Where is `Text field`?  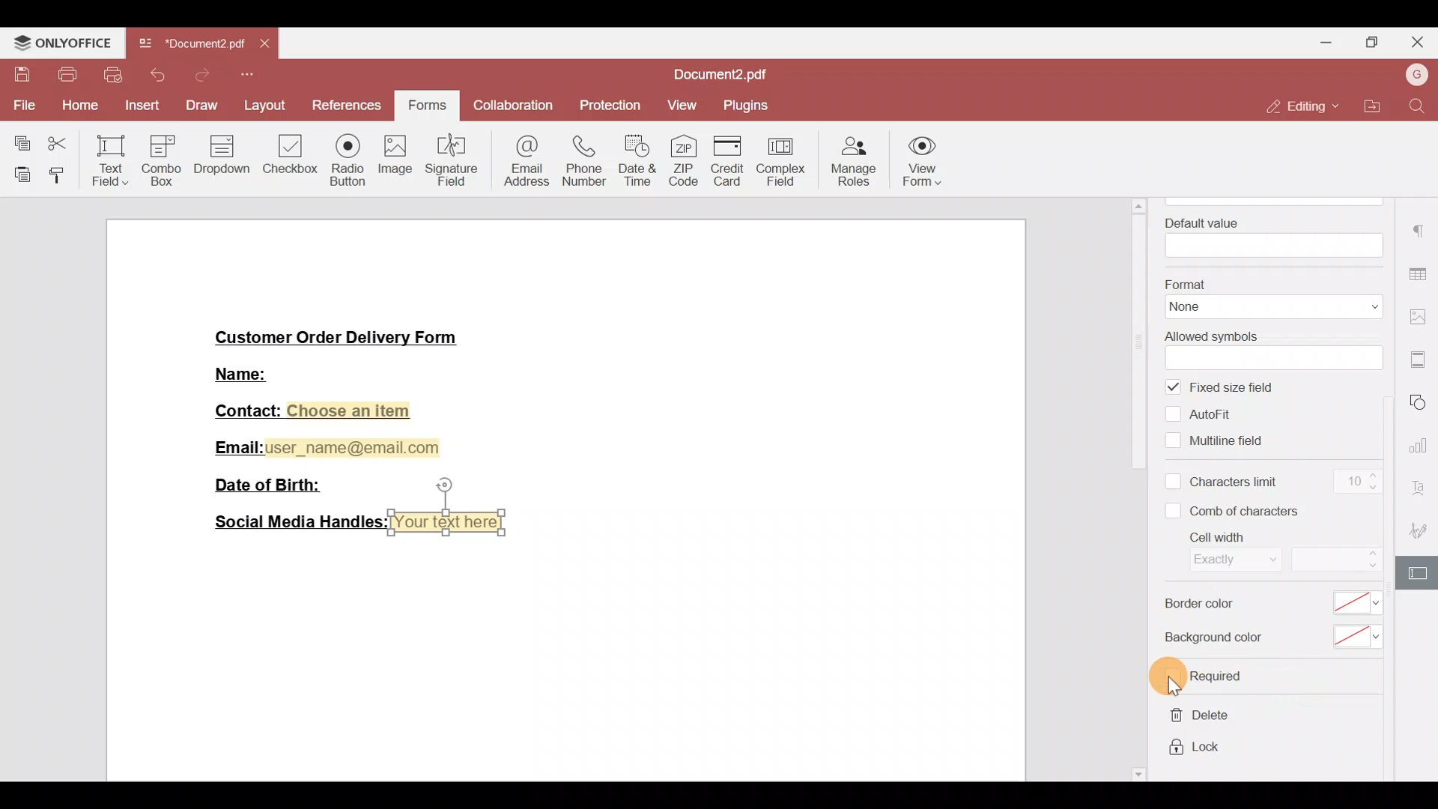 Text field is located at coordinates (106, 162).